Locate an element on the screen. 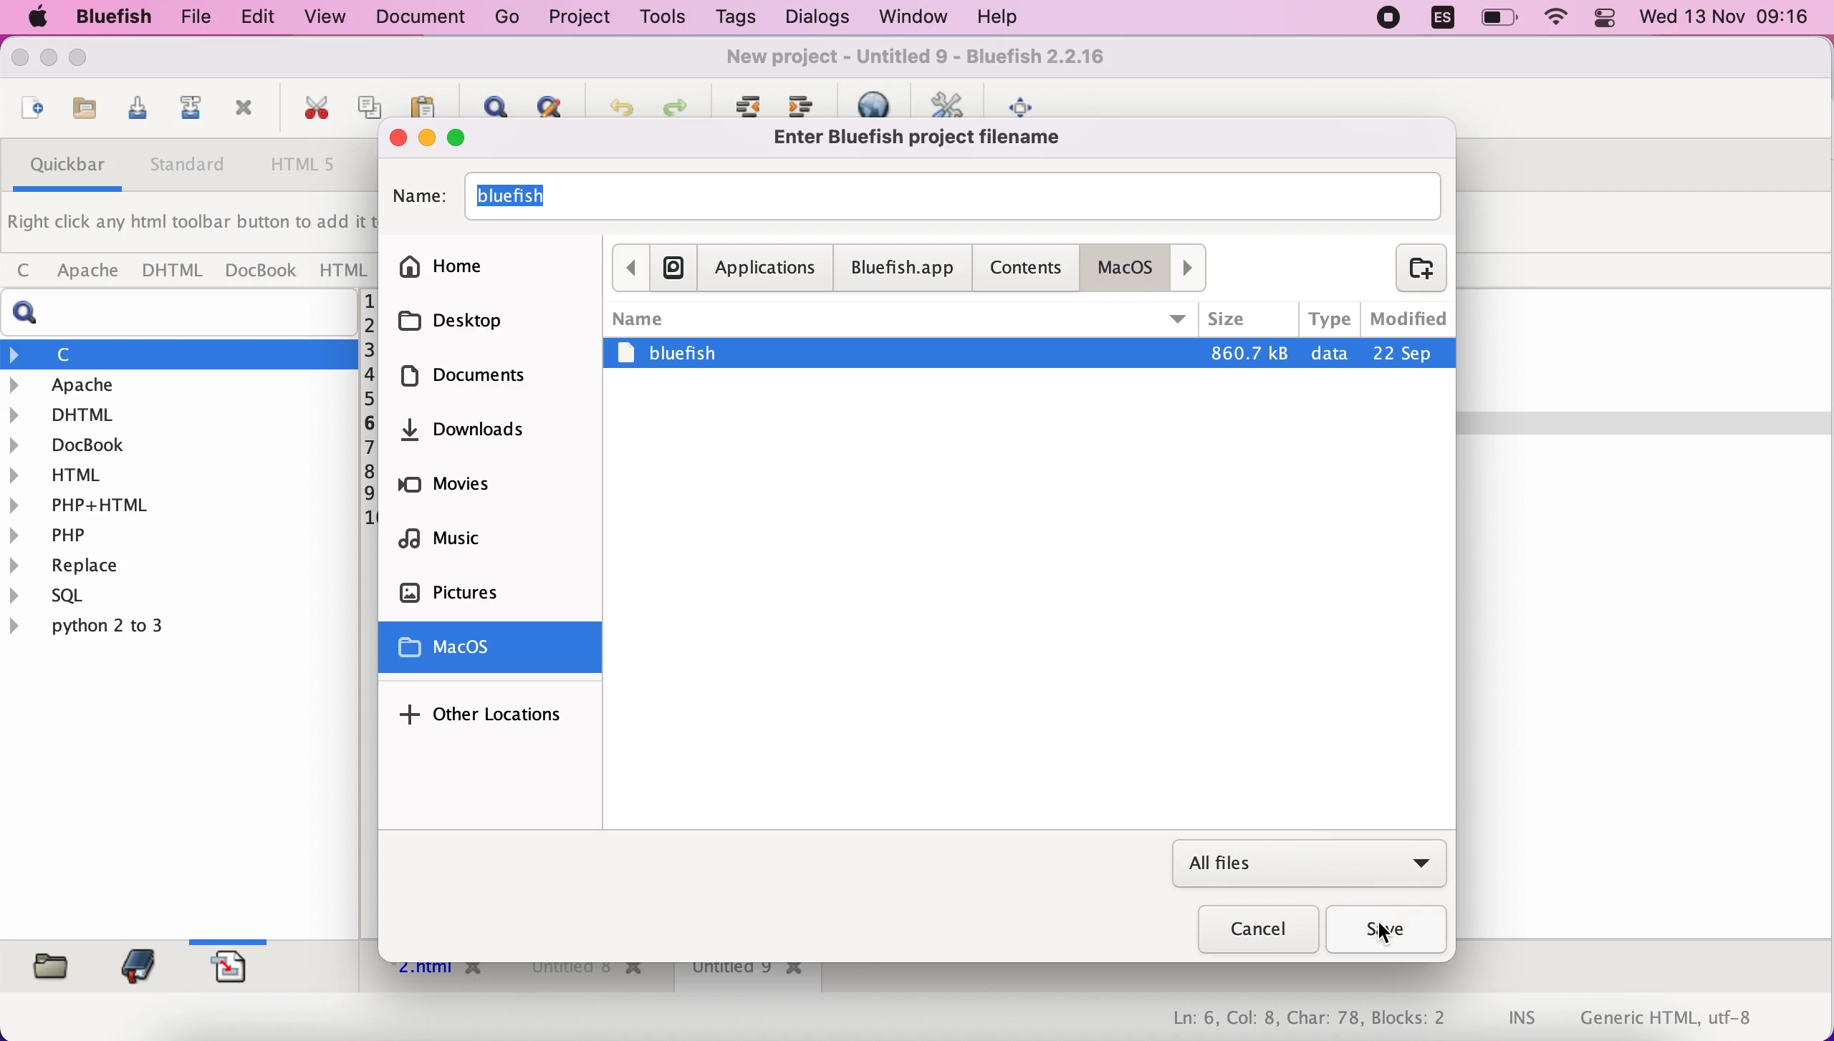 The image size is (1834, 1041). dhtml is located at coordinates (174, 271).